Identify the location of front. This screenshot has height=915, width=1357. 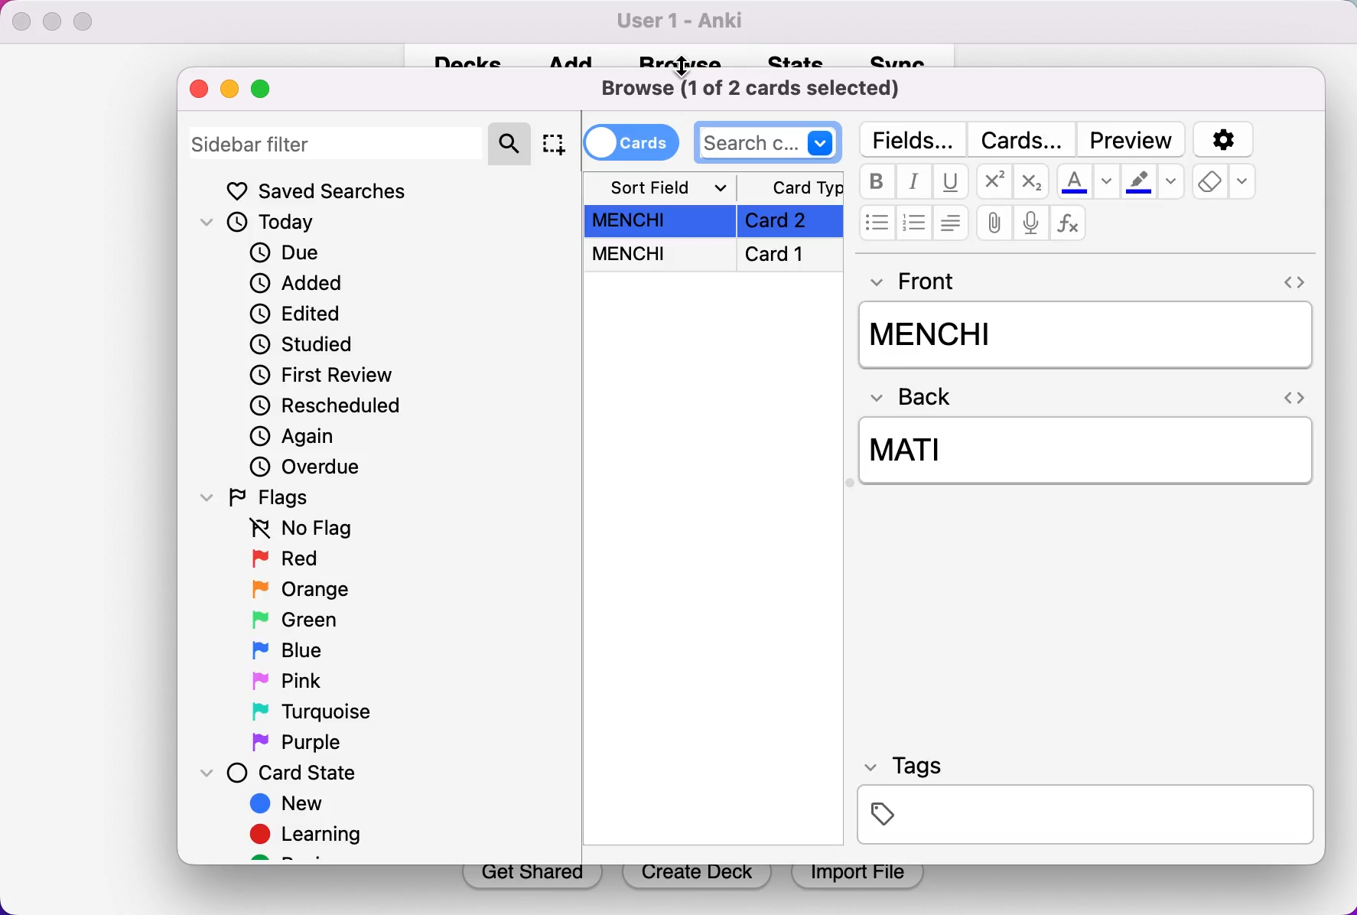
(923, 282).